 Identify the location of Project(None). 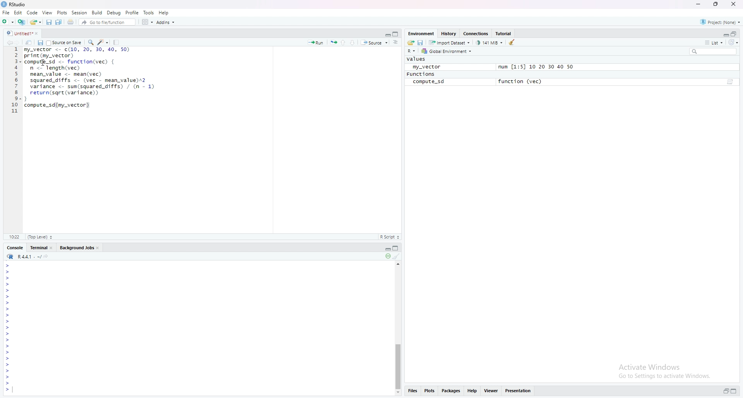
(720, 21).